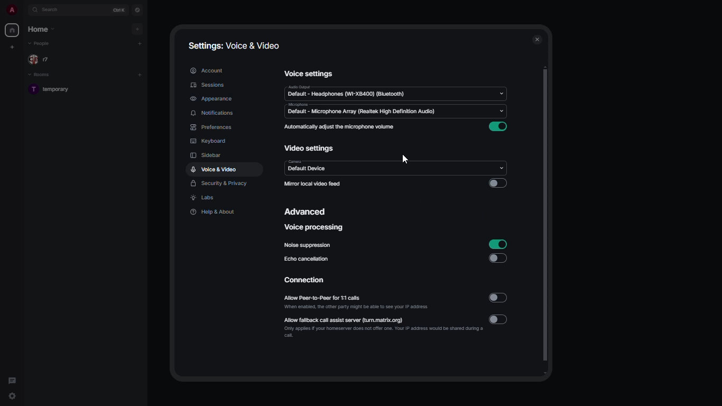  What do you see at coordinates (497, 243) in the screenshot?
I see `enabled` at bounding box center [497, 243].